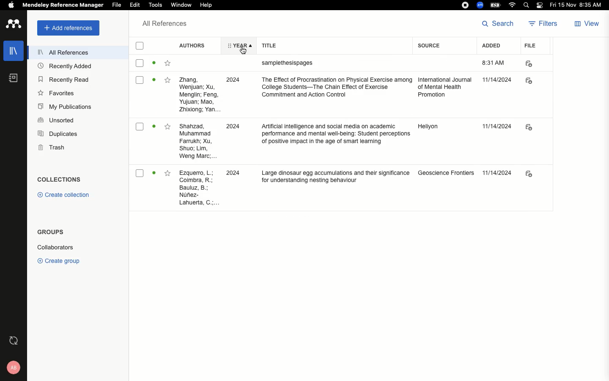  Describe the element at coordinates (236, 173) in the screenshot. I see `year of publication` at that location.